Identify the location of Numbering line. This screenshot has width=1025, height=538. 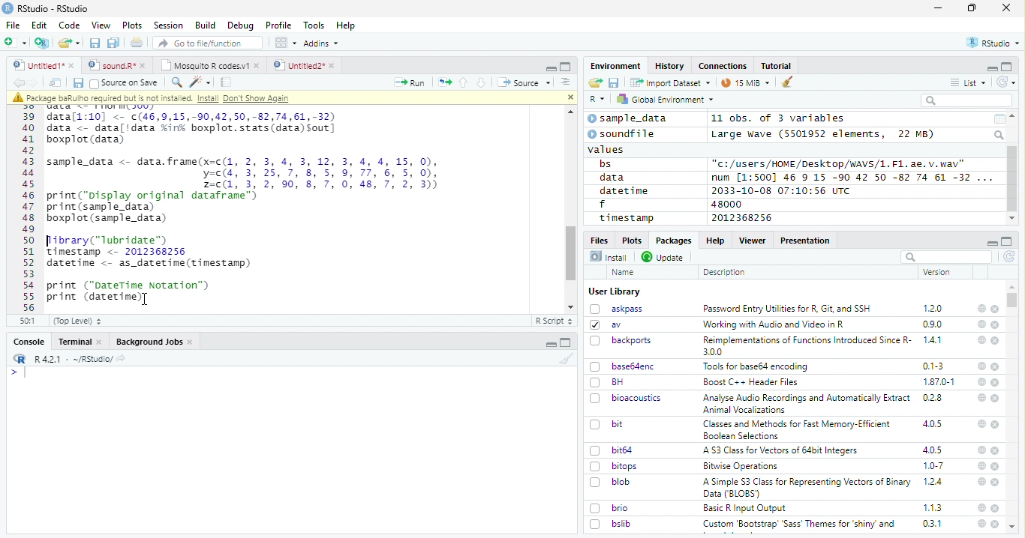
(29, 211).